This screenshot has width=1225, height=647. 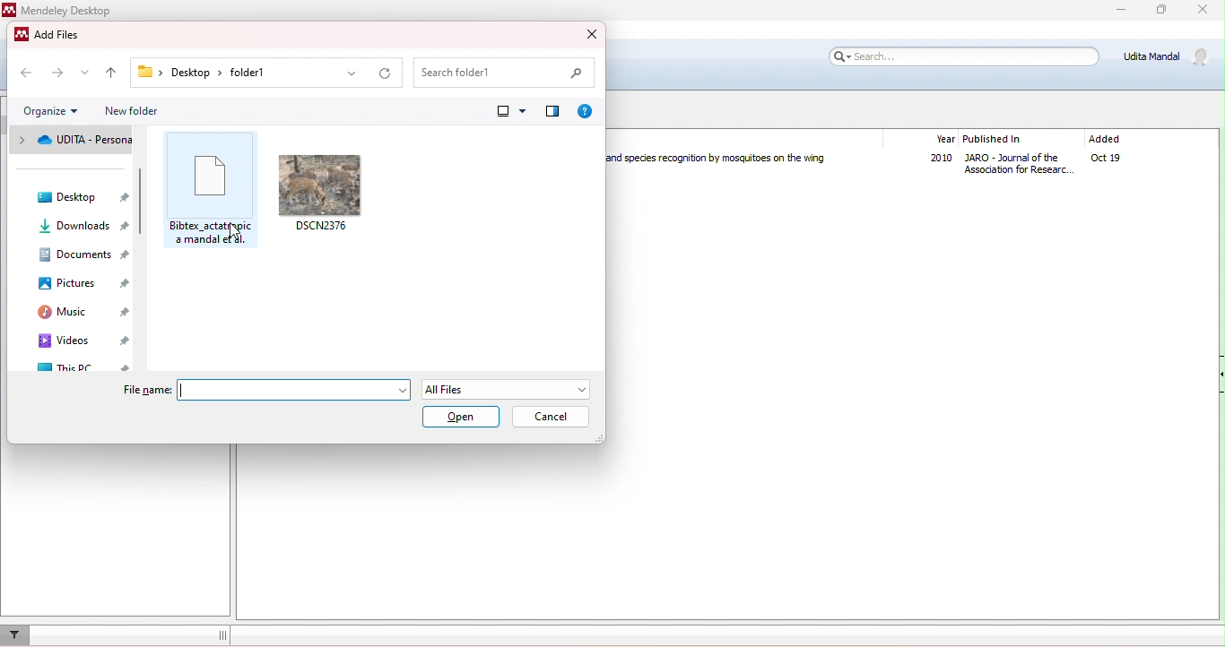 What do you see at coordinates (962, 58) in the screenshot?
I see `search` at bounding box center [962, 58].